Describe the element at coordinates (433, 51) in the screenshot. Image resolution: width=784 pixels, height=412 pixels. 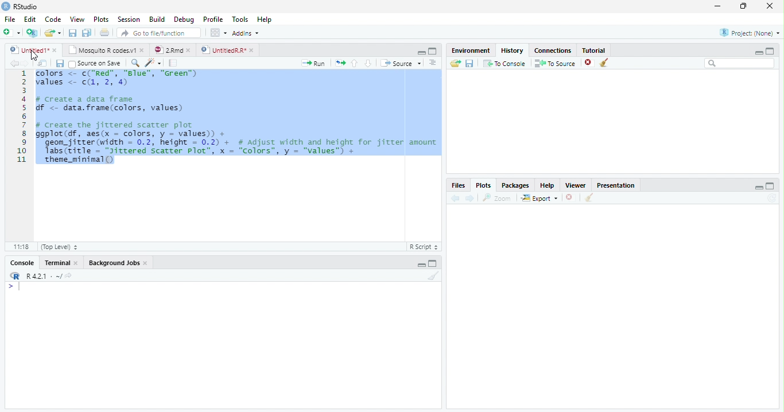
I see `Maximize` at that location.